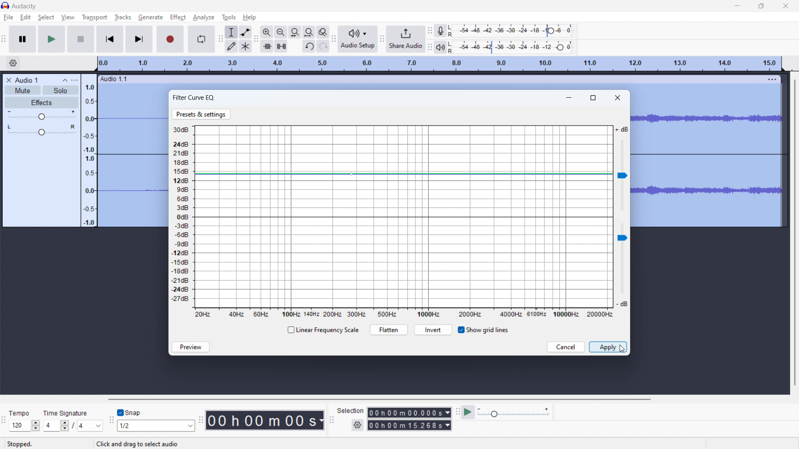 Image resolution: width=799 pixels, height=449 pixels. What do you see at coordinates (191, 347) in the screenshot?
I see `preview` at bounding box center [191, 347].